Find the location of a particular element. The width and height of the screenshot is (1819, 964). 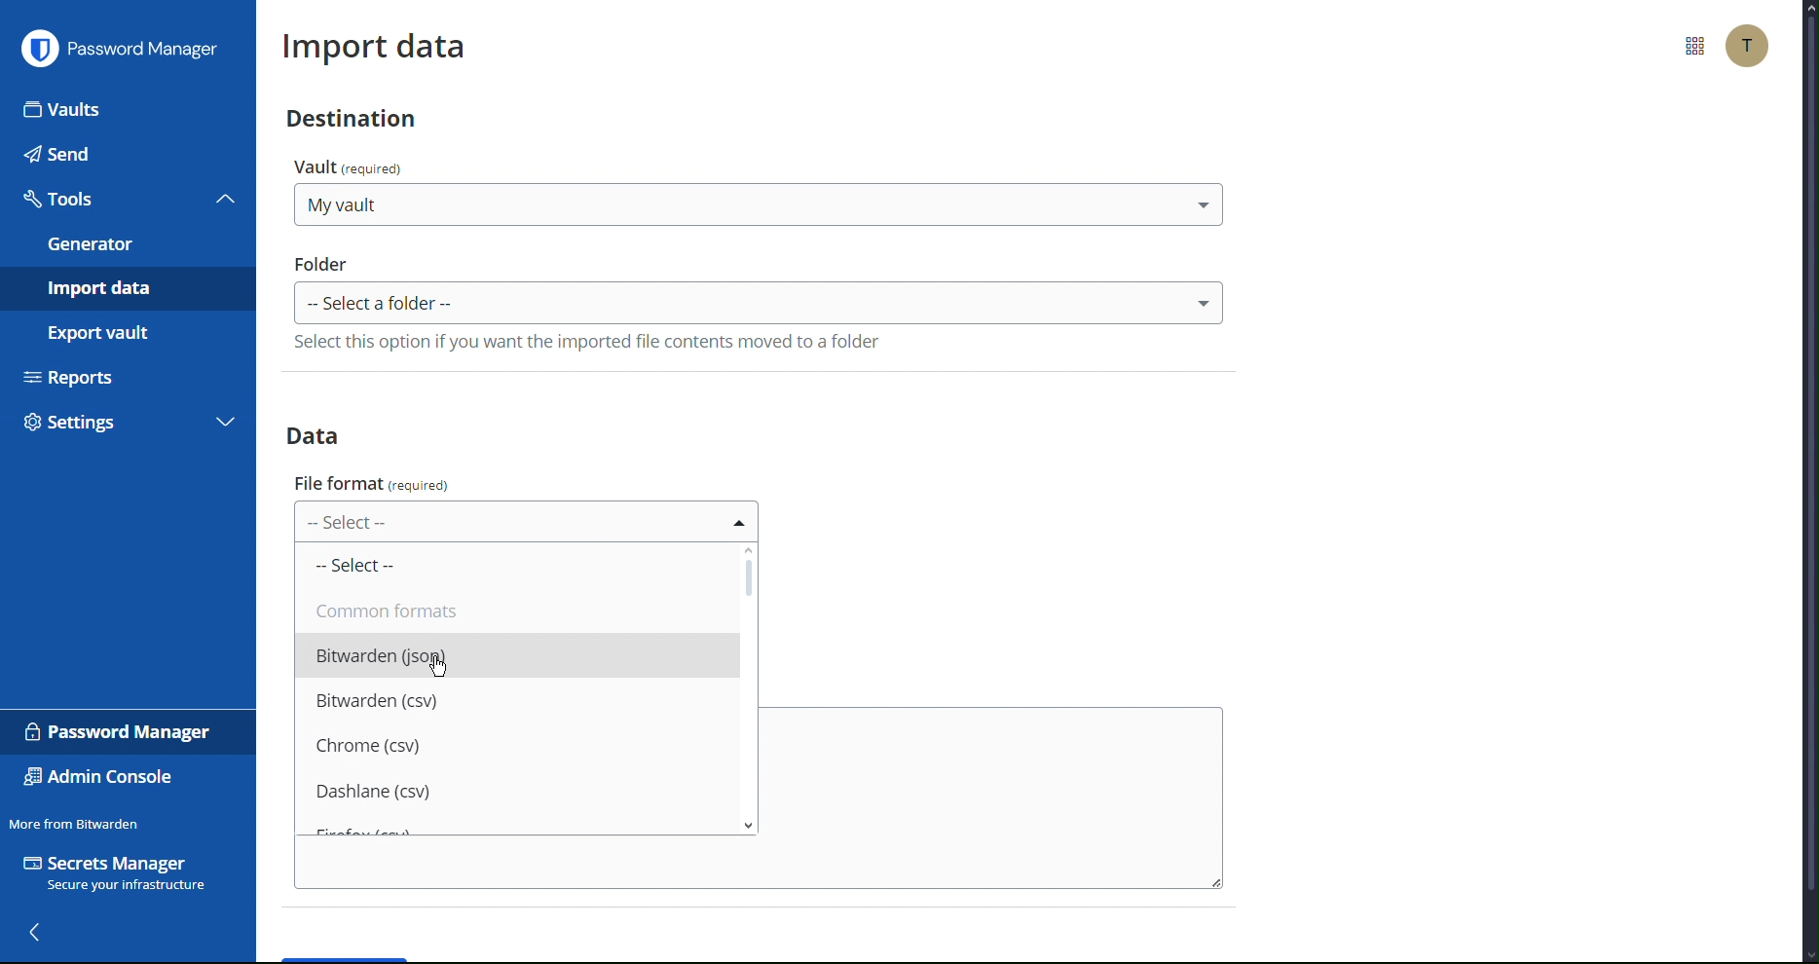

select File Format is located at coordinates (528, 521).